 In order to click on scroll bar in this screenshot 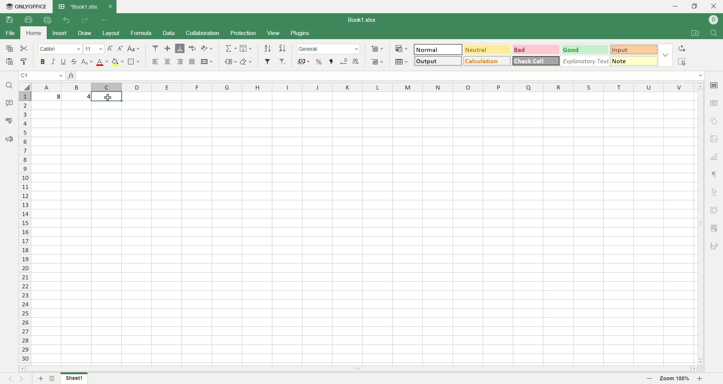, I will do `click(699, 223)`.